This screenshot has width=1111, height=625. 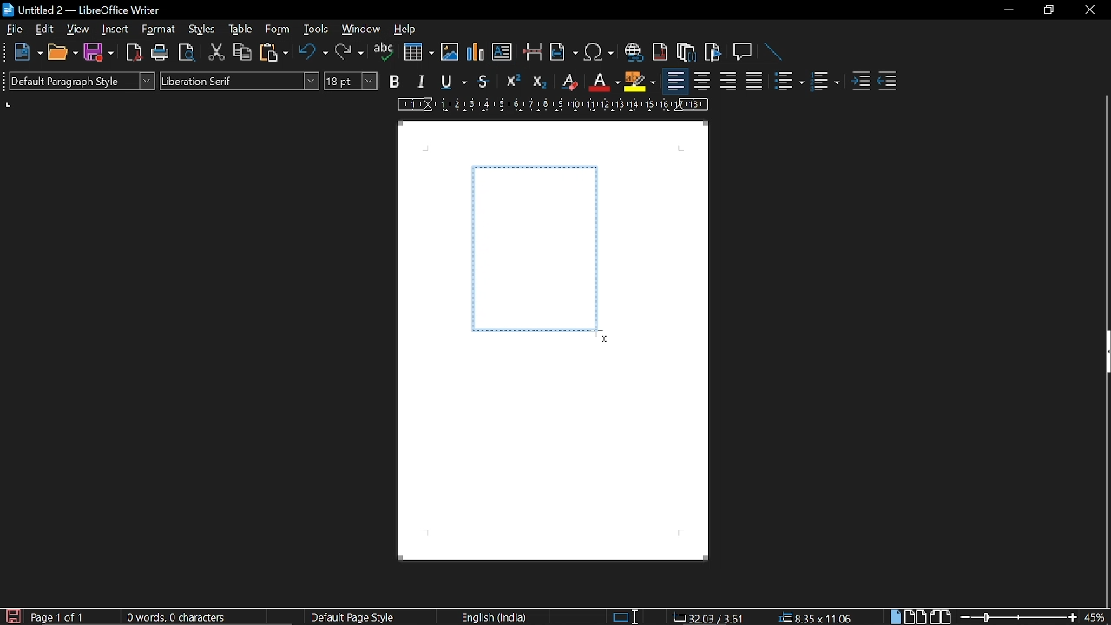 I want to click on eraser, so click(x=568, y=82).